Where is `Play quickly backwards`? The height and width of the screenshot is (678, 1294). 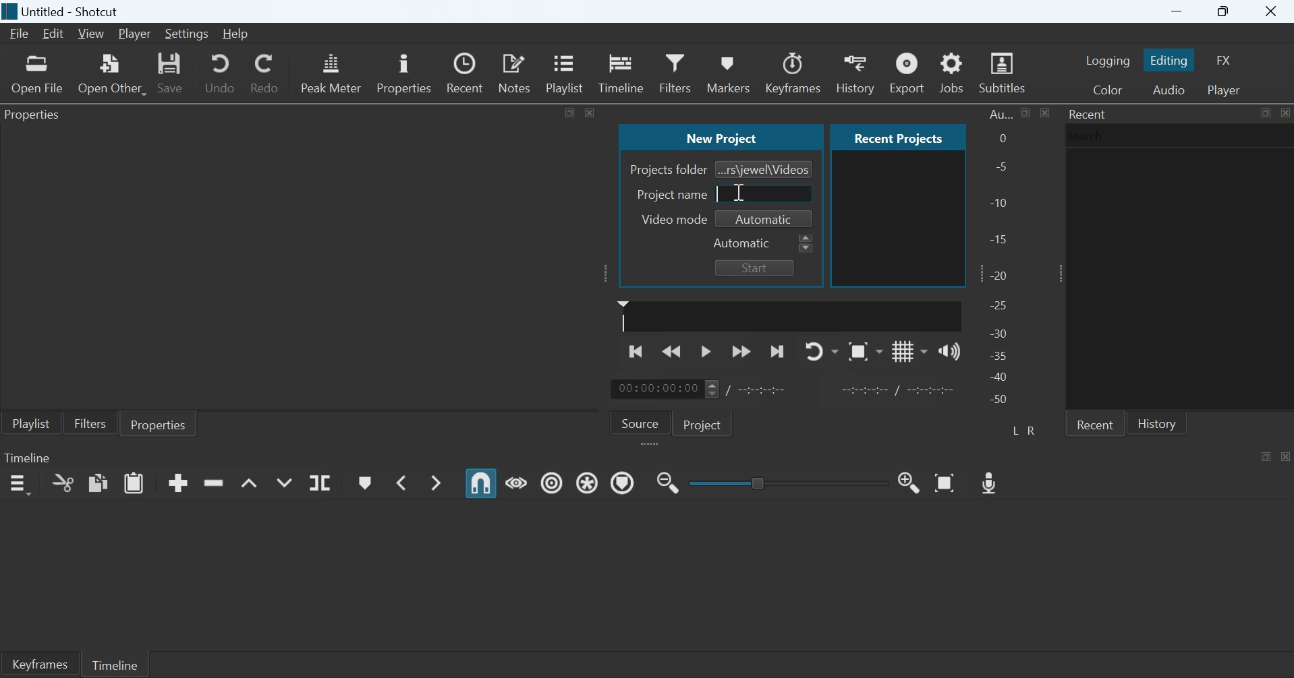
Play quickly backwards is located at coordinates (673, 350).